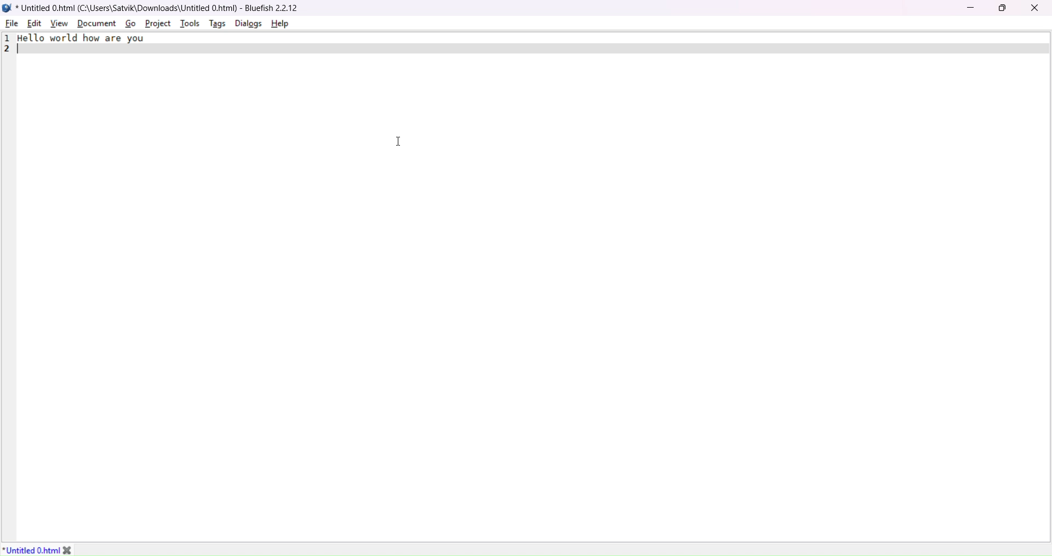 The height and width of the screenshot is (556, 1052). What do you see at coordinates (969, 8) in the screenshot?
I see `minimize` at bounding box center [969, 8].